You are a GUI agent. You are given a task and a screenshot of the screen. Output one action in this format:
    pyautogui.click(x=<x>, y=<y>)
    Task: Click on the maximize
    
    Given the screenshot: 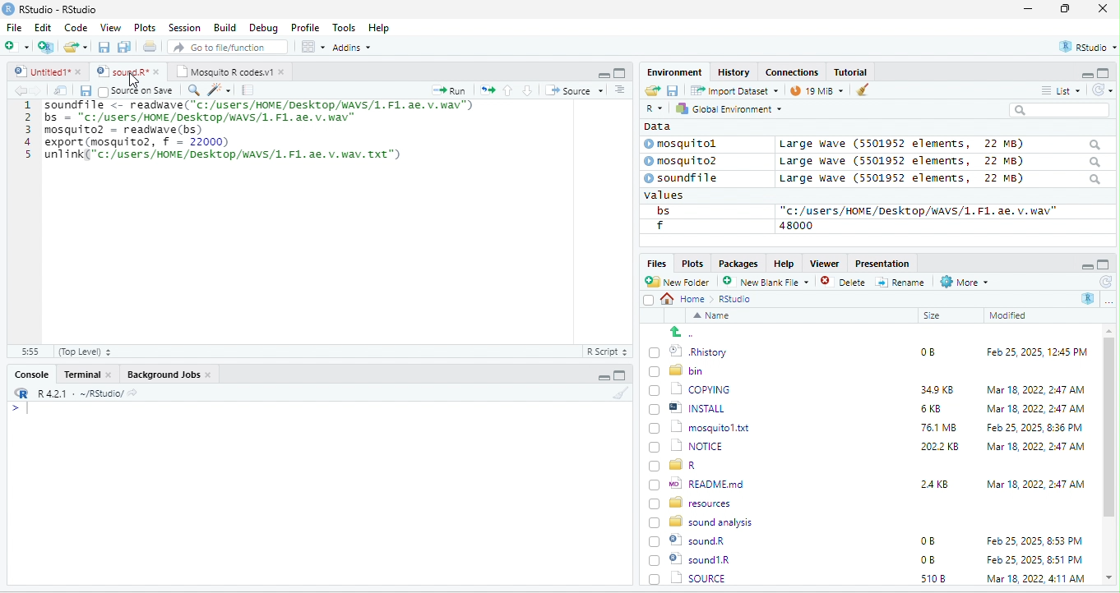 What is the action you would take?
    pyautogui.click(x=1105, y=72)
    